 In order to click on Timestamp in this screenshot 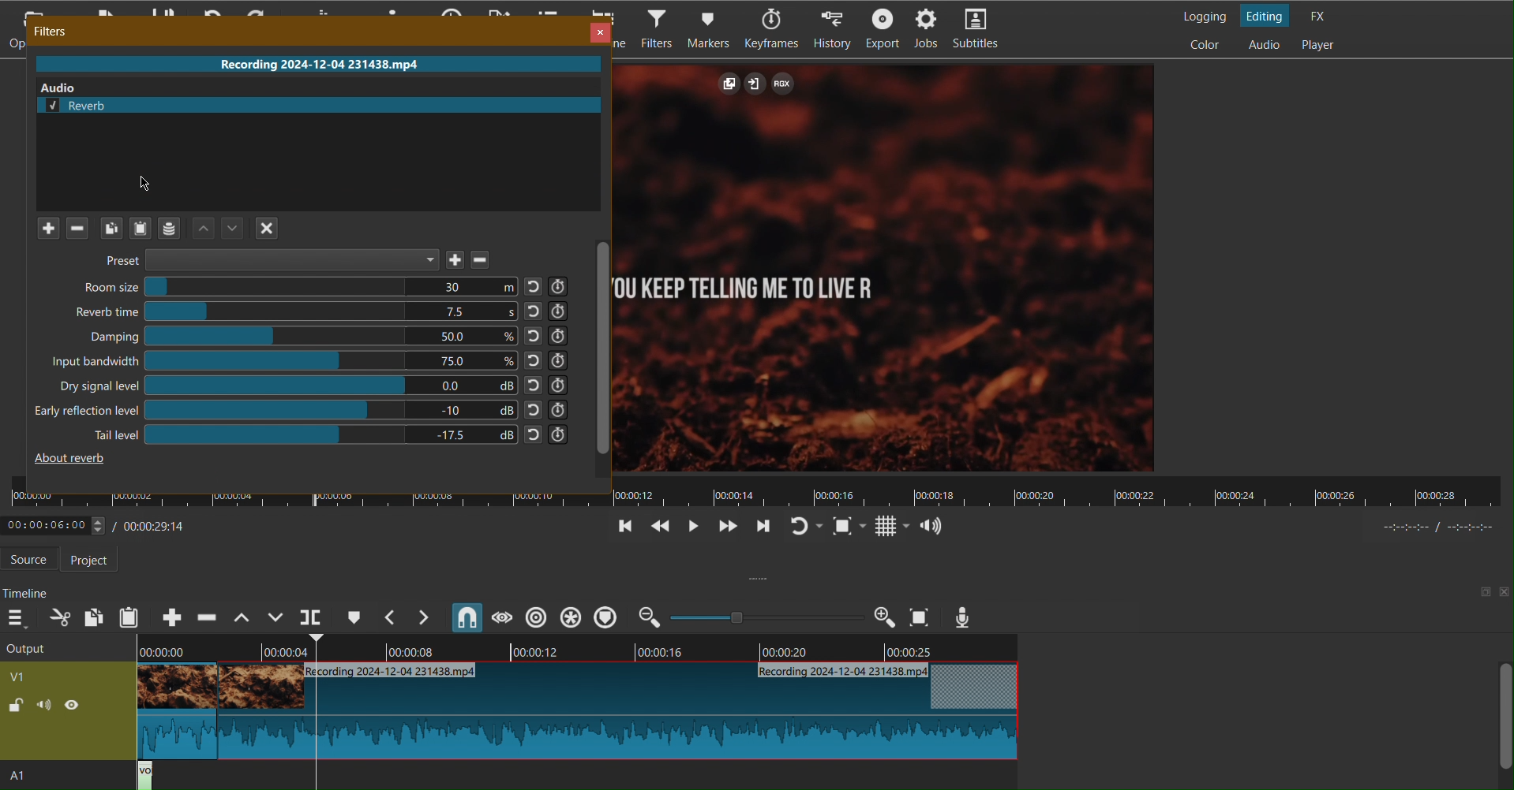, I will do `click(103, 524)`.